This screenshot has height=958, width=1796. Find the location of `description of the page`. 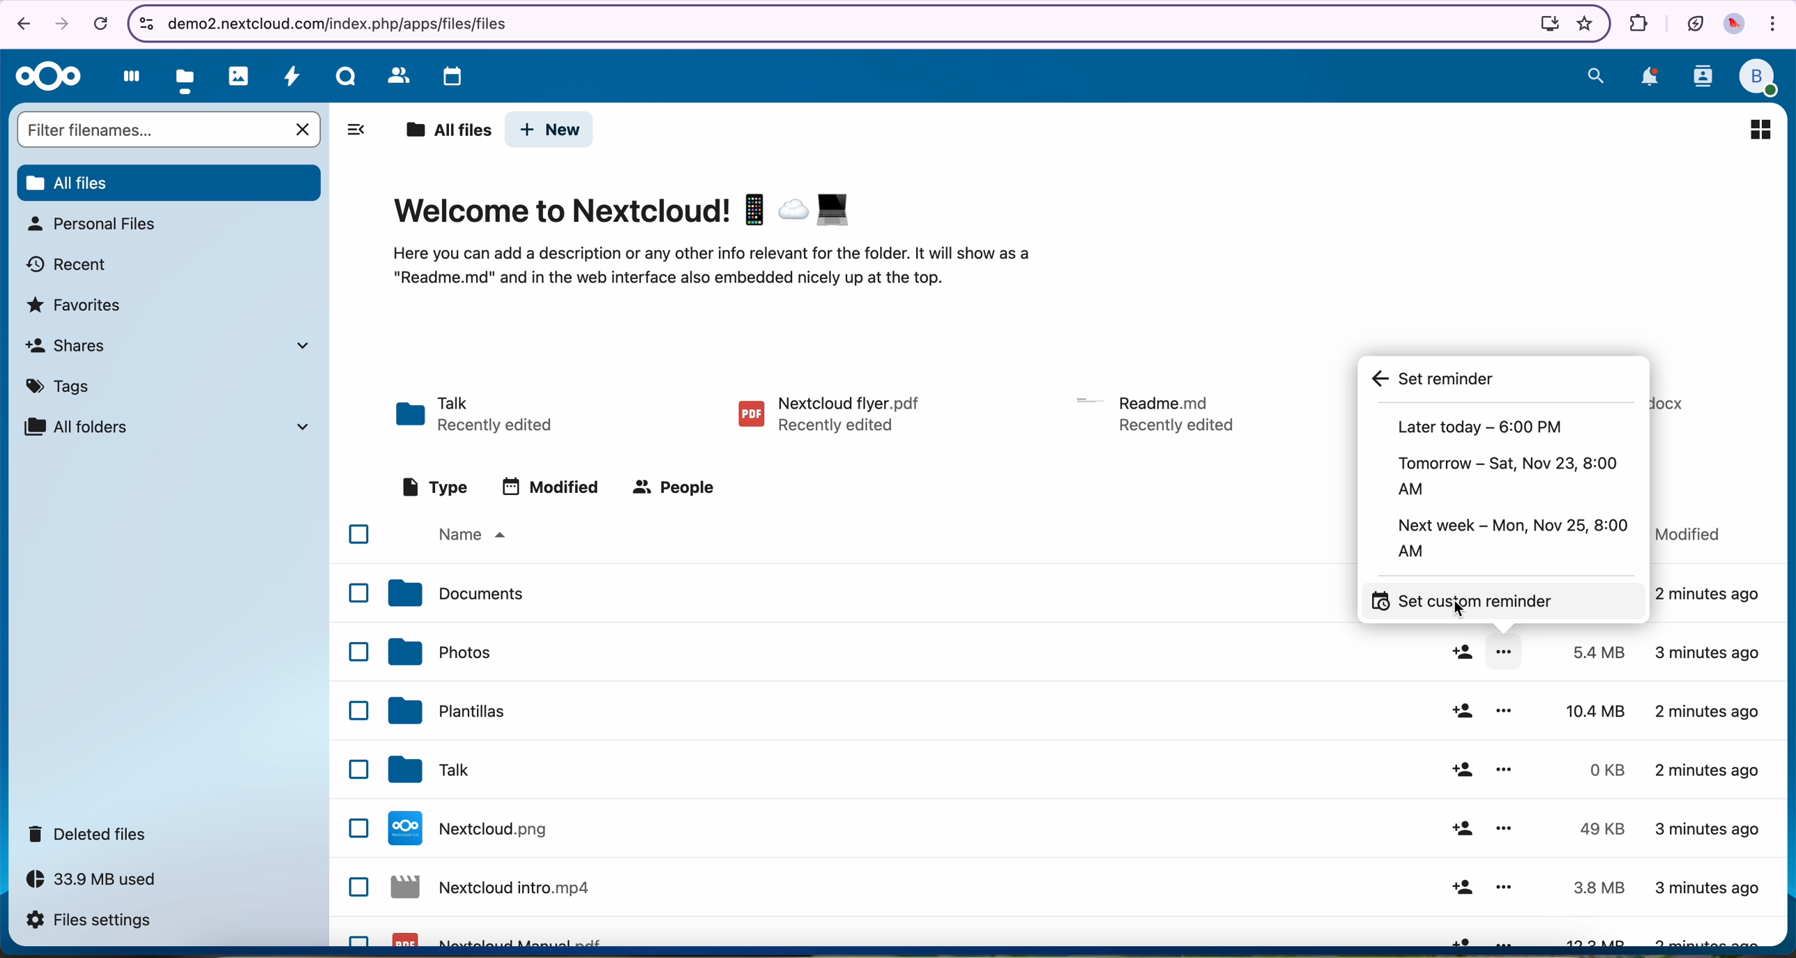

description of the page is located at coordinates (716, 268).